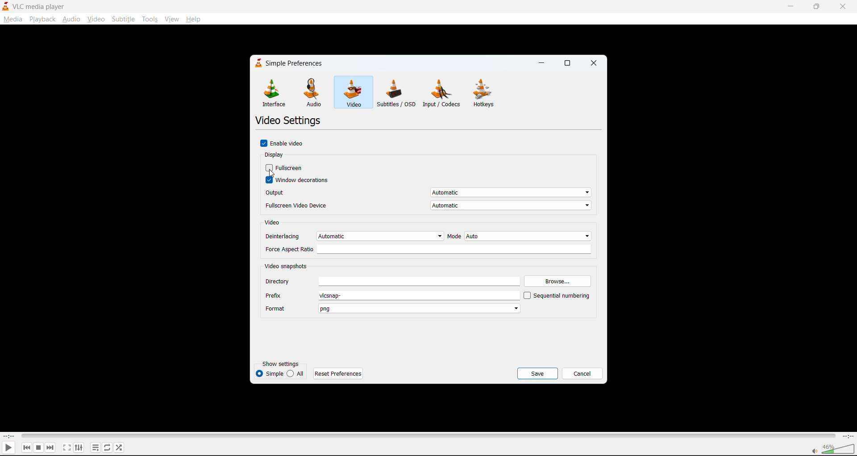 The height and width of the screenshot is (456, 857). What do you see at coordinates (71, 18) in the screenshot?
I see `audio` at bounding box center [71, 18].